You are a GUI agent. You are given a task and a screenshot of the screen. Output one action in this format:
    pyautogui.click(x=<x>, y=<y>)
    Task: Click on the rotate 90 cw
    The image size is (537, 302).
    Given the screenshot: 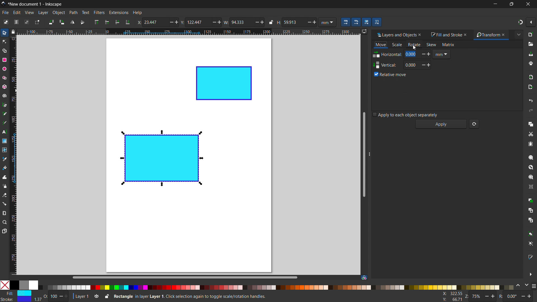 What is the action you would take?
    pyautogui.click(x=62, y=22)
    